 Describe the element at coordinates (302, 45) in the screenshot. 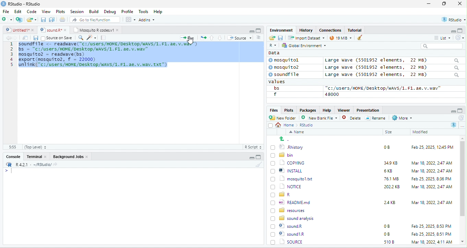

I see `hy Global Environment ~` at that location.